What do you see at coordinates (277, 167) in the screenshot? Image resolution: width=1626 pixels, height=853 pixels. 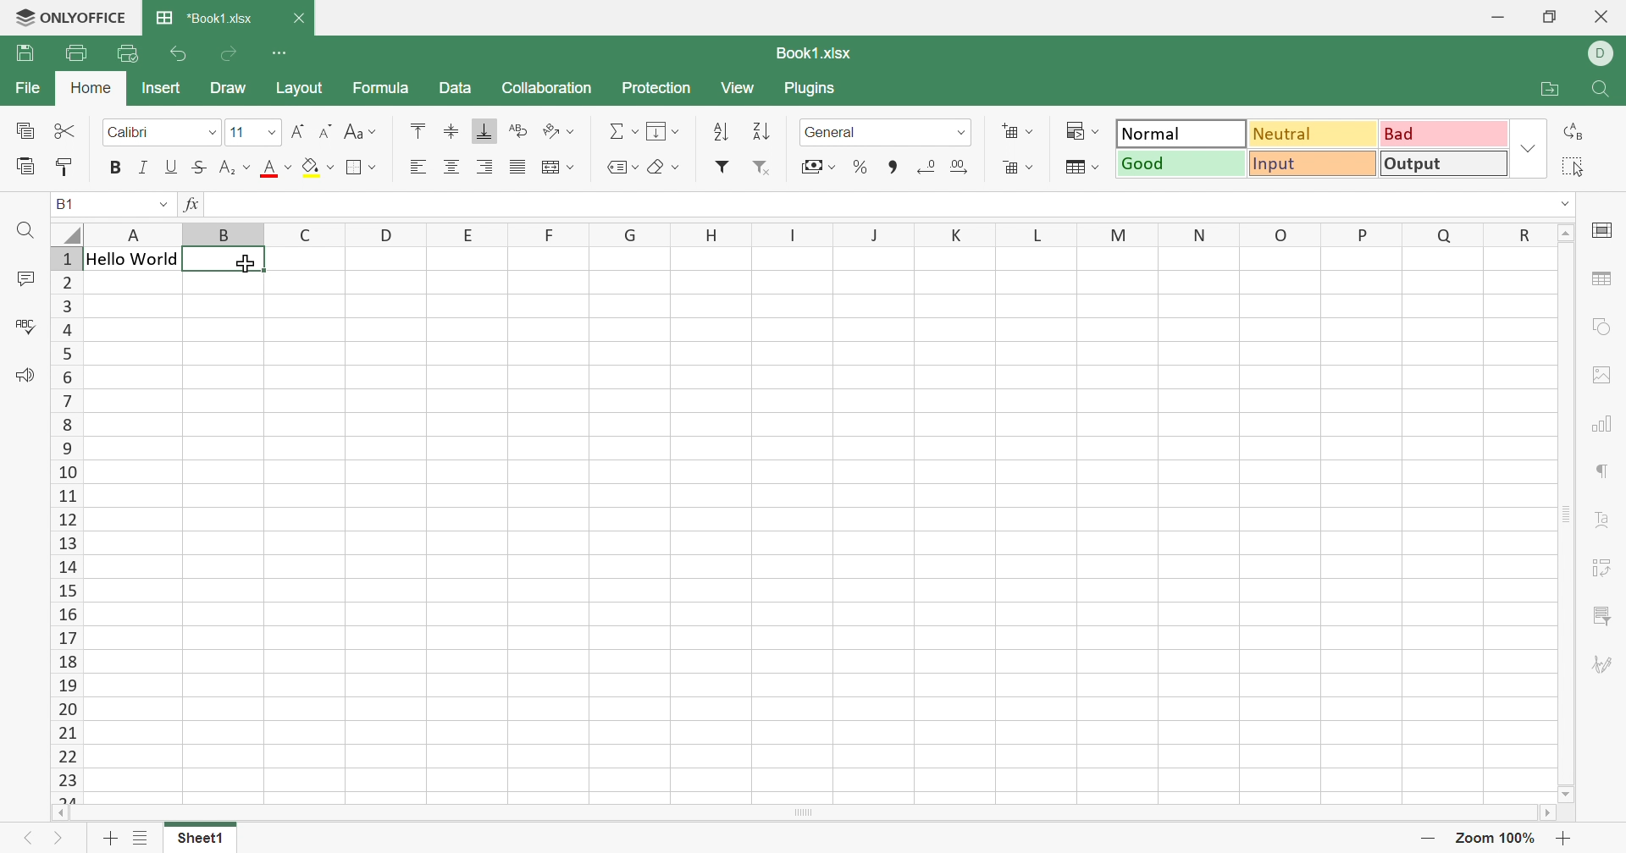 I see `Font color` at bounding box center [277, 167].